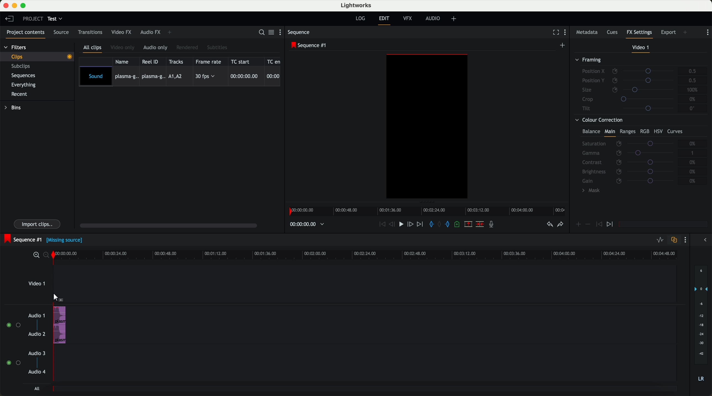 The height and width of the screenshot is (396, 712). I want to click on exit, so click(384, 20).